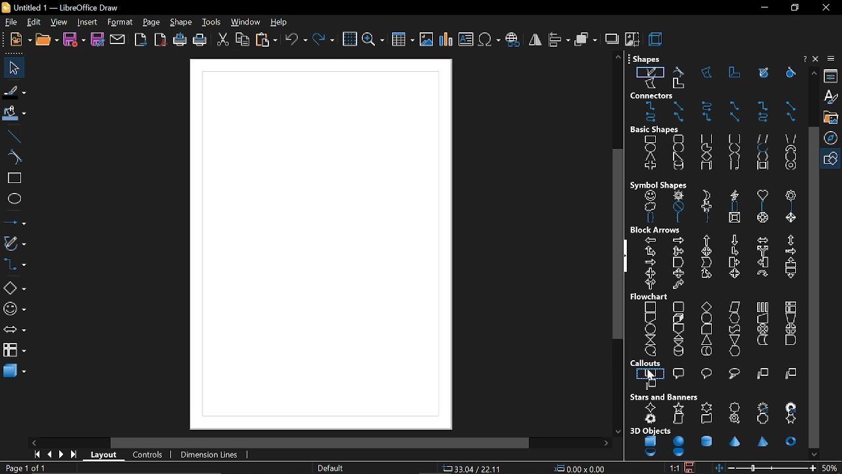 The height and width of the screenshot is (474, 842). I want to click on trapezoid, so click(791, 137).